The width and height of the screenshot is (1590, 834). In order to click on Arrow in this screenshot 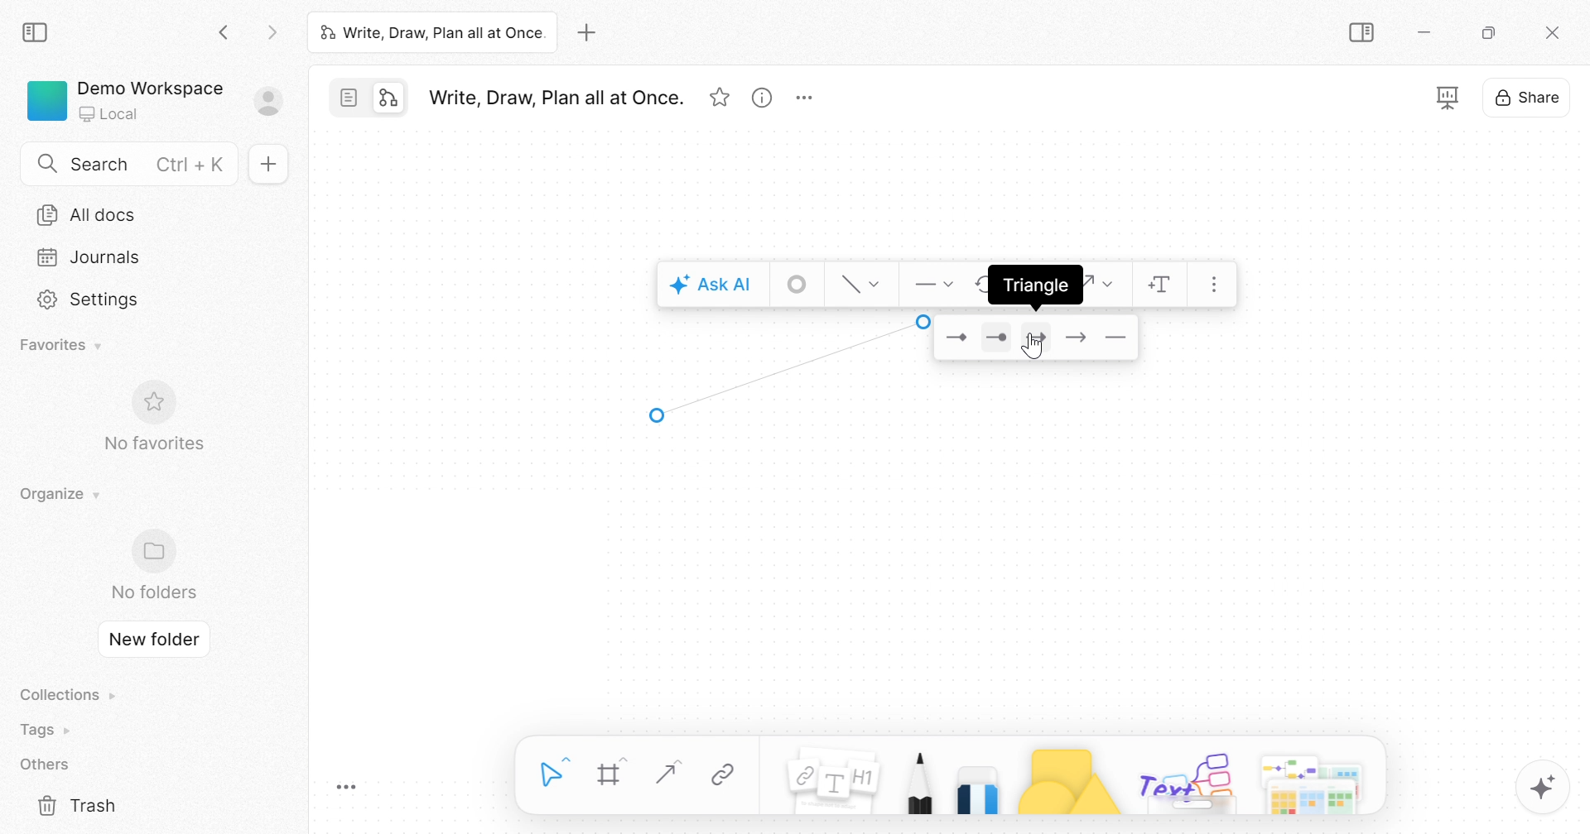, I will do `click(1077, 342)`.